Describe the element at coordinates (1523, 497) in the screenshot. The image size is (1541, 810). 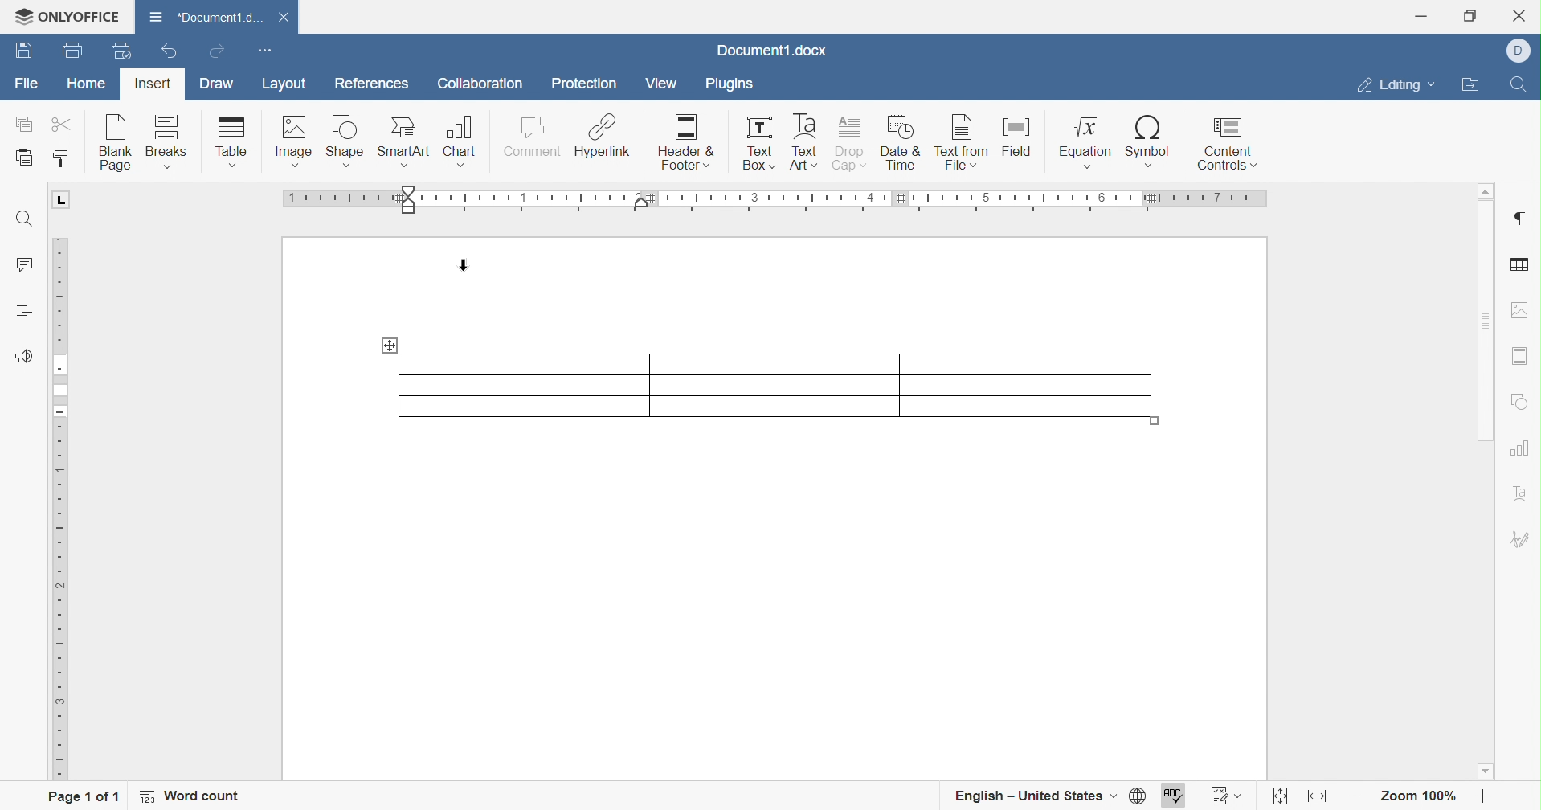
I see `Text art settings` at that location.